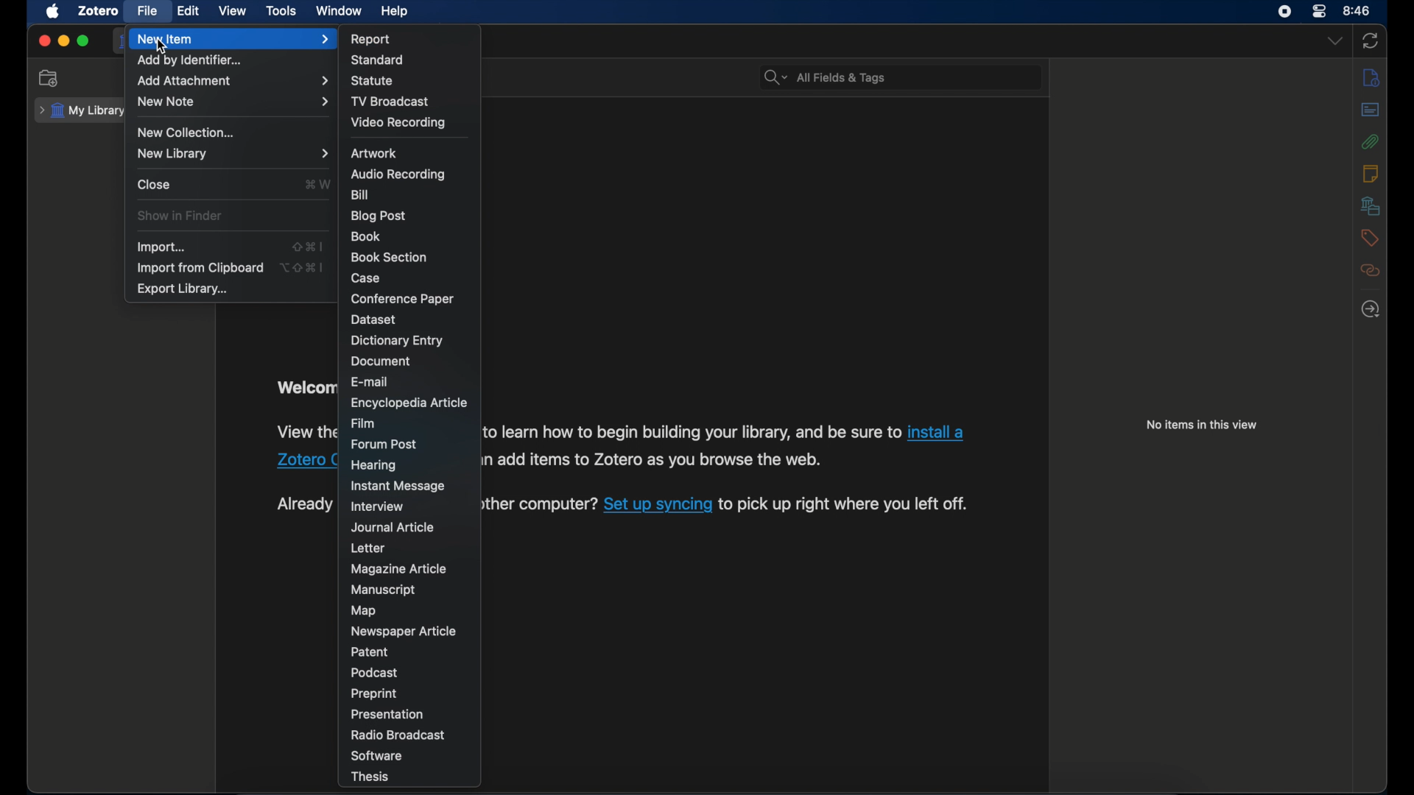 This screenshot has height=795, width=1414. What do you see at coordinates (394, 12) in the screenshot?
I see `help` at bounding box center [394, 12].